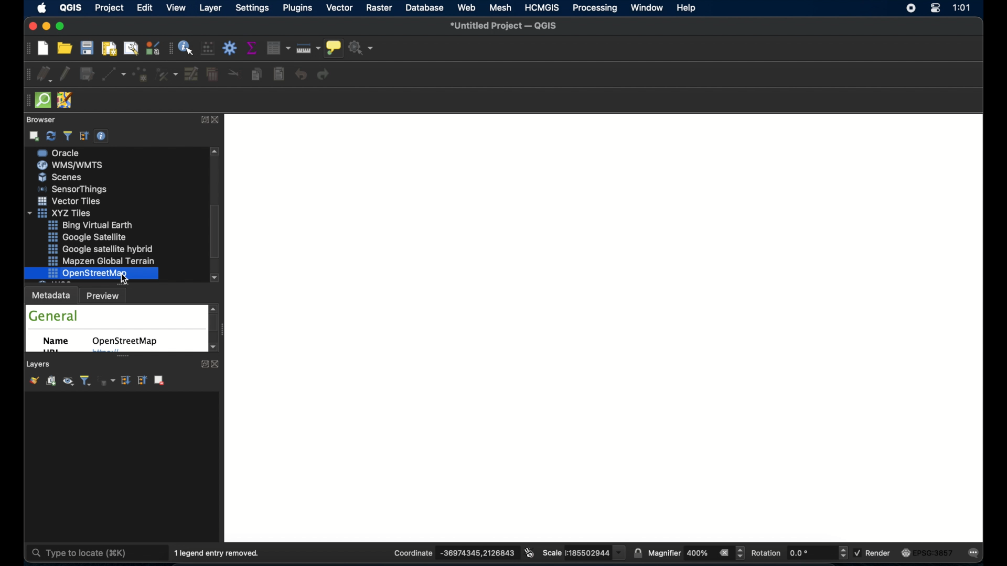 This screenshot has width=1007, height=566. Describe the element at coordinates (42, 100) in the screenshot. I see `quick osm` at that location.